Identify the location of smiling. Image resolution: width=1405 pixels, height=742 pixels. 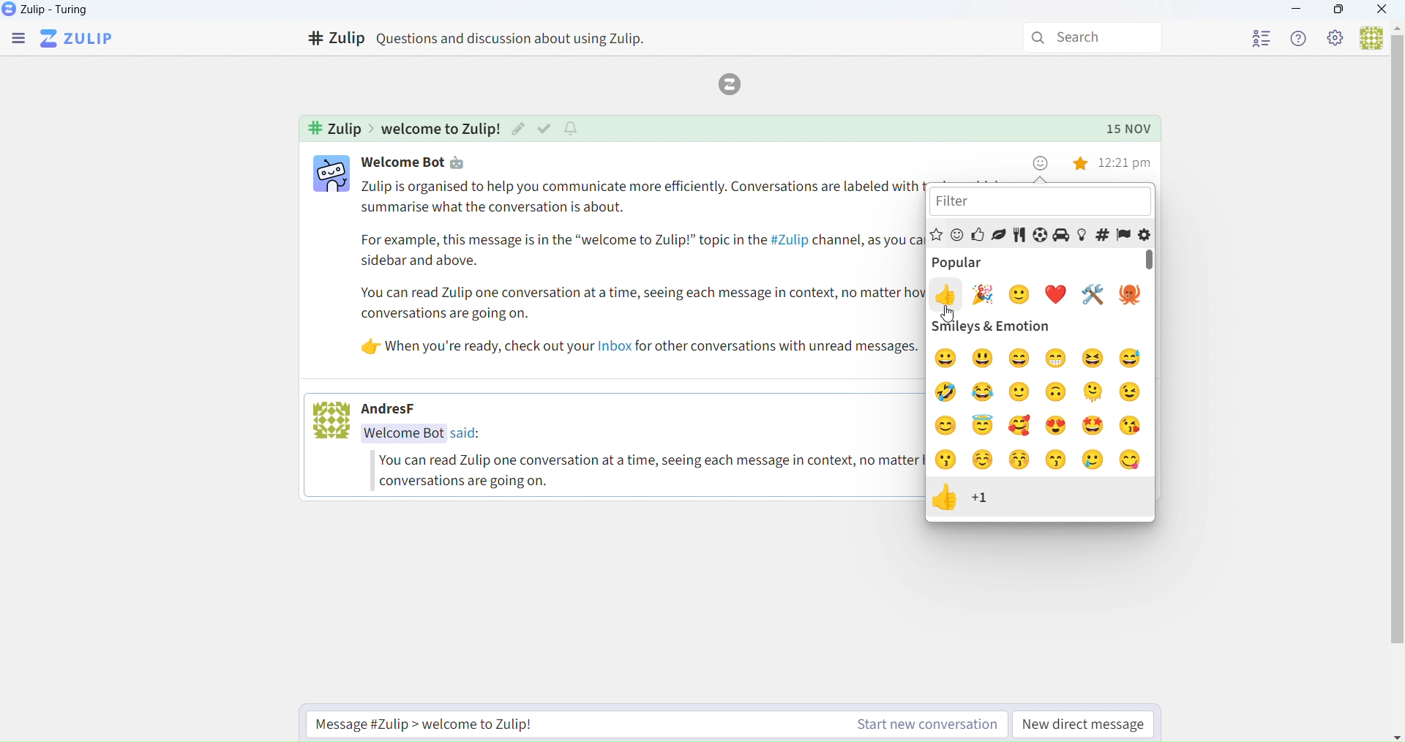
(948, 359).